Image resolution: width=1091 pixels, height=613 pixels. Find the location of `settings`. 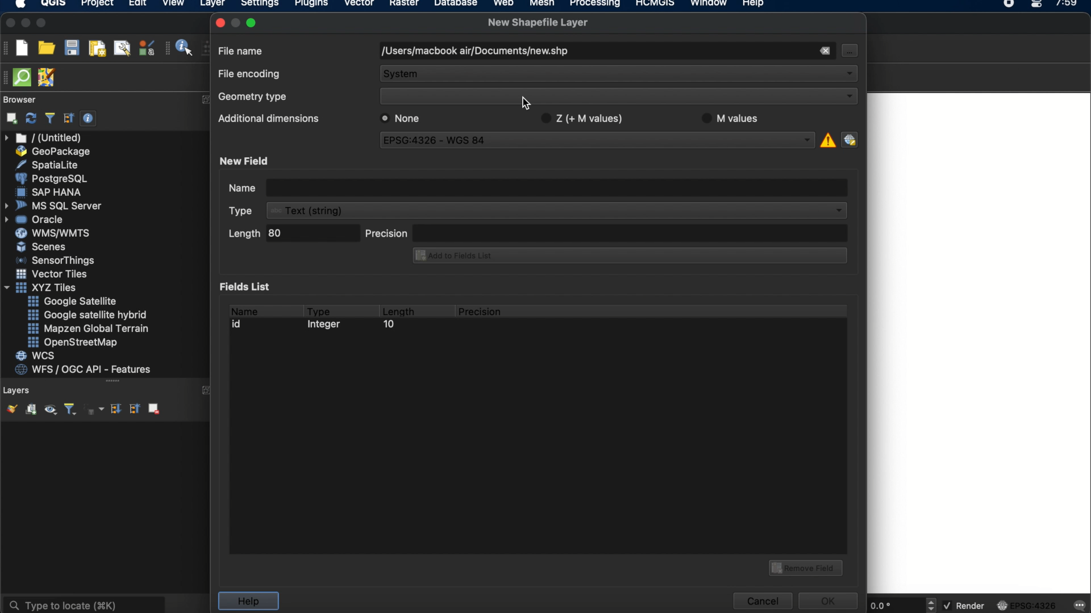

settings is located at coordinates (259, 5).